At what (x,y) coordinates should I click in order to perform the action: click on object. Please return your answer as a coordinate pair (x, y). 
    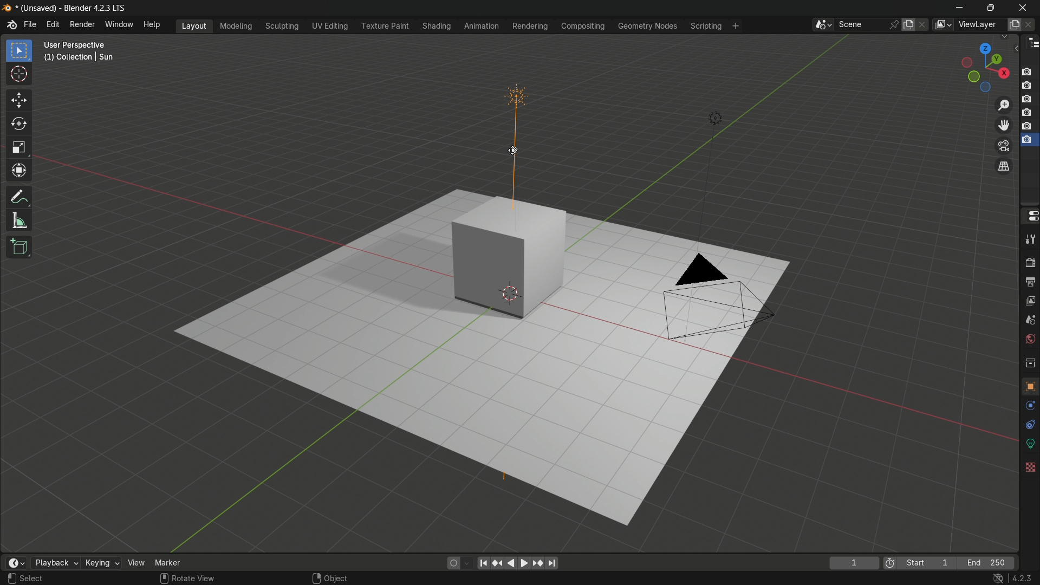
    Looking at the image, I should click on (1030, 383).